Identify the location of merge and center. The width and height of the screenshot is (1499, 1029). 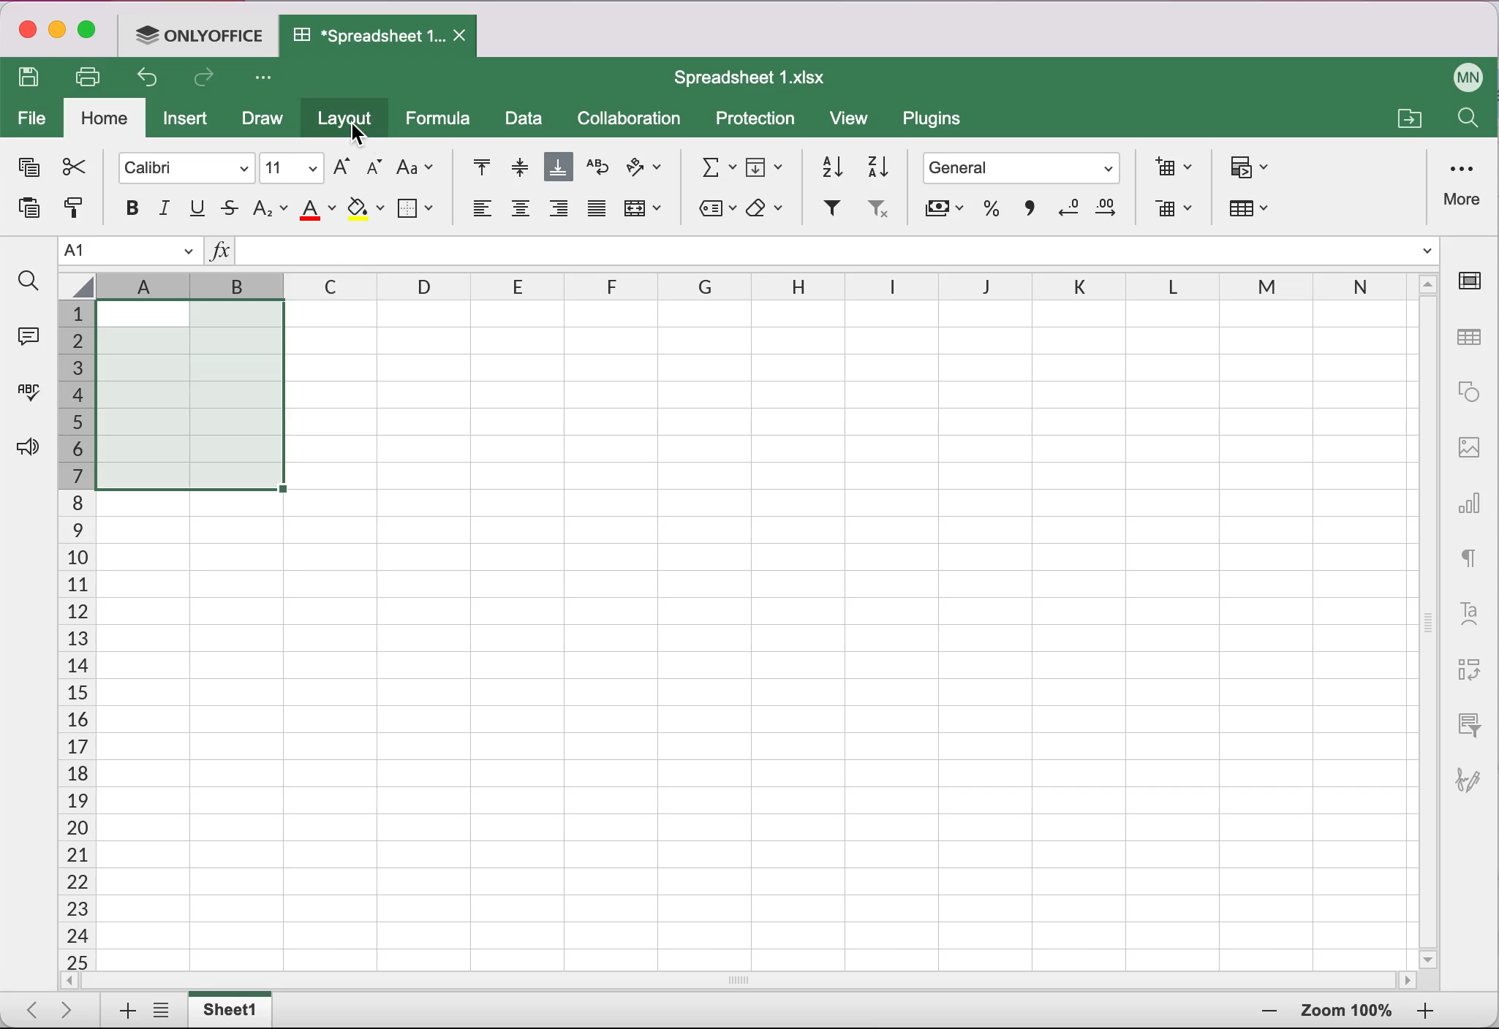
(646, 213).